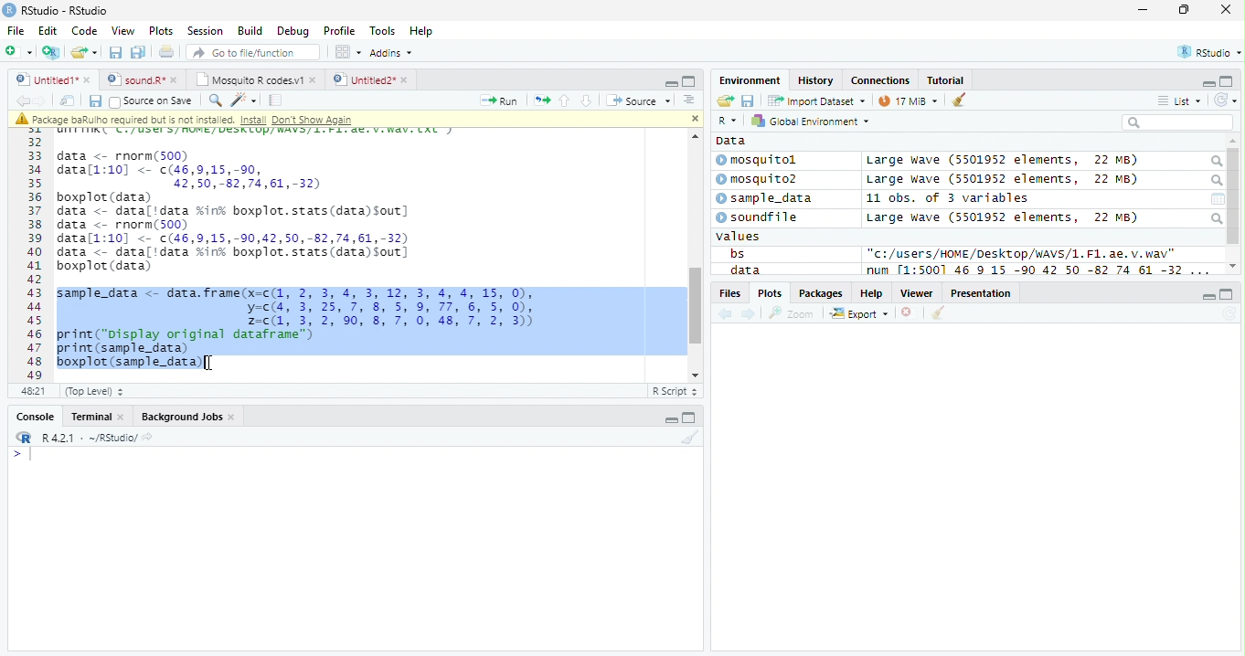  I want to click on File, so click(16, 31).